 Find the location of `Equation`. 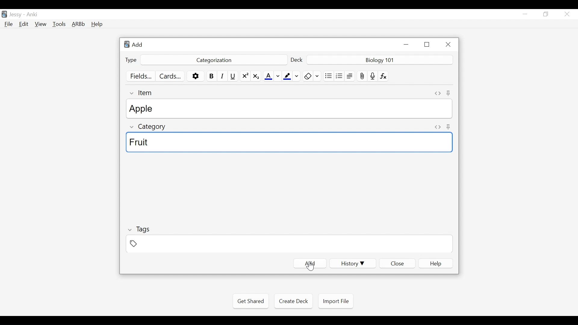

Equation is located at coordinates (384, 76).